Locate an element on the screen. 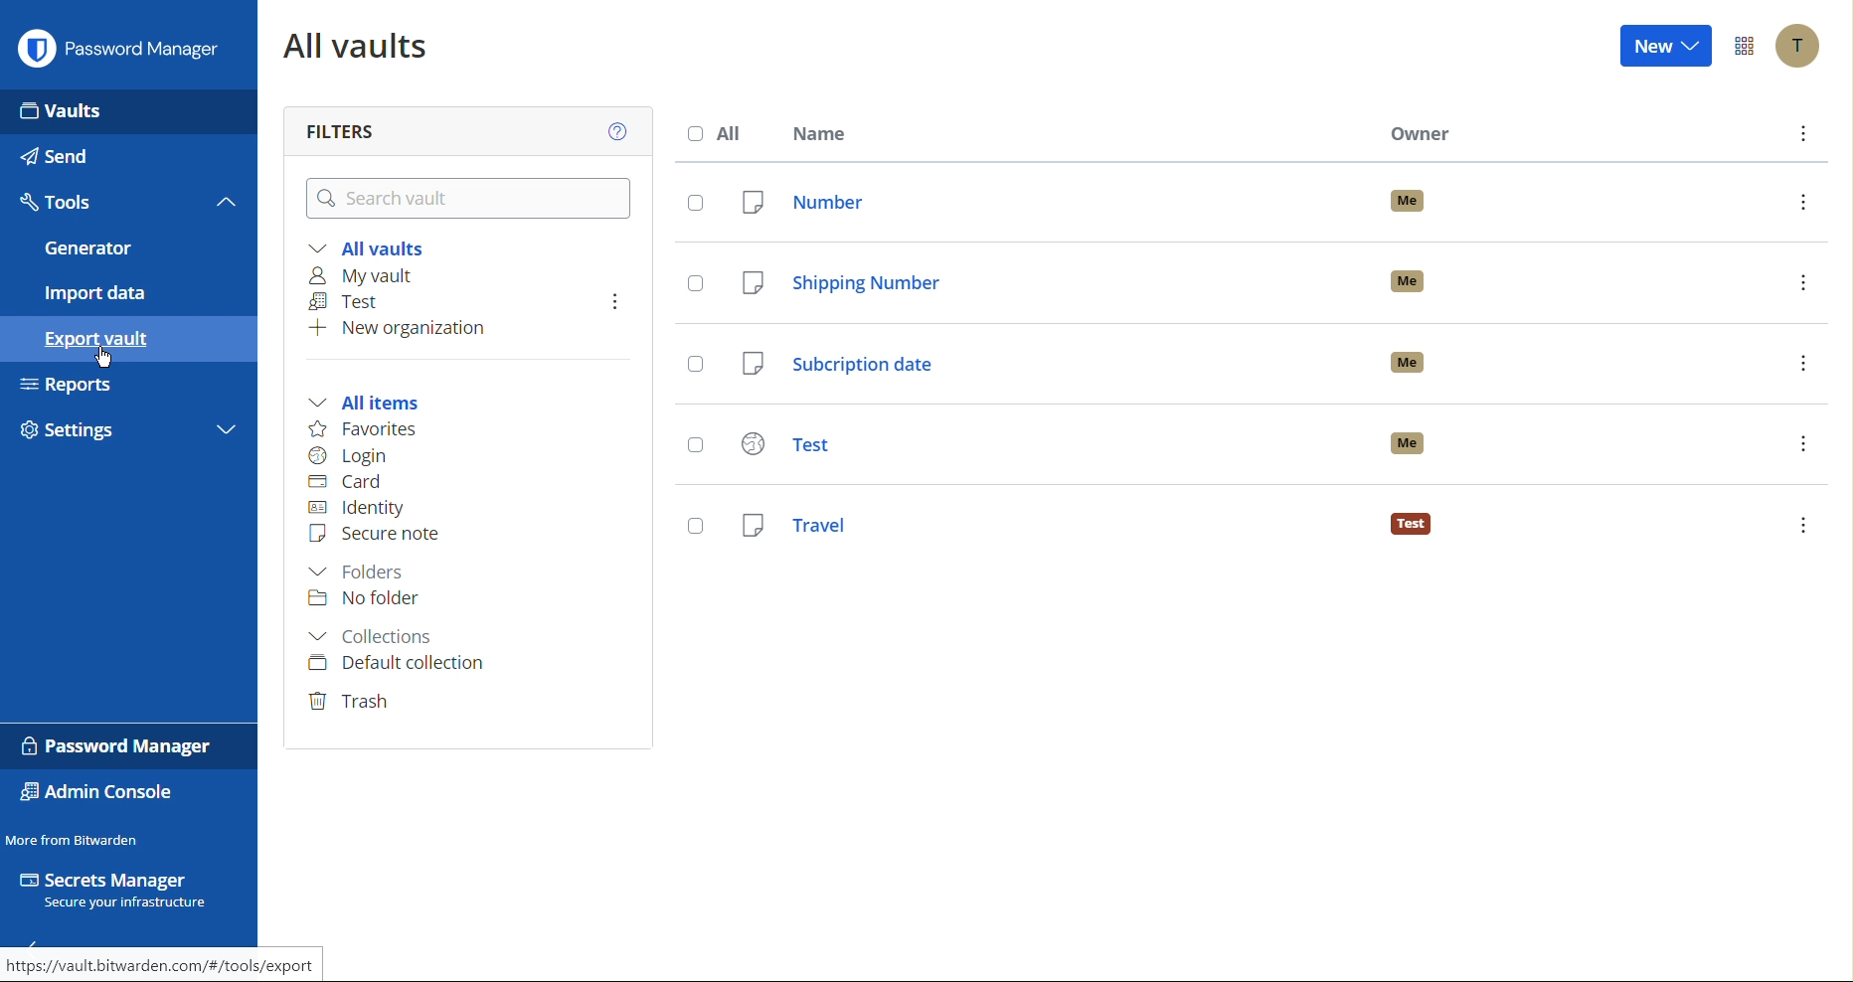 The height and width of the screenshot is (982, 1853). Export vault is located at coordinates (129, 340).